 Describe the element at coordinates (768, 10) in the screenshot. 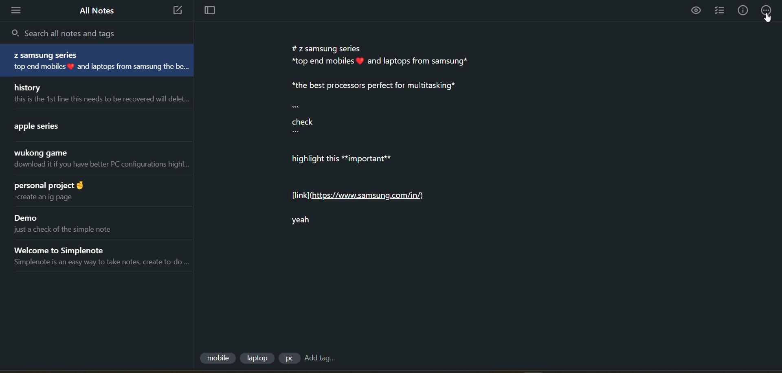

I see `actions` at that location.